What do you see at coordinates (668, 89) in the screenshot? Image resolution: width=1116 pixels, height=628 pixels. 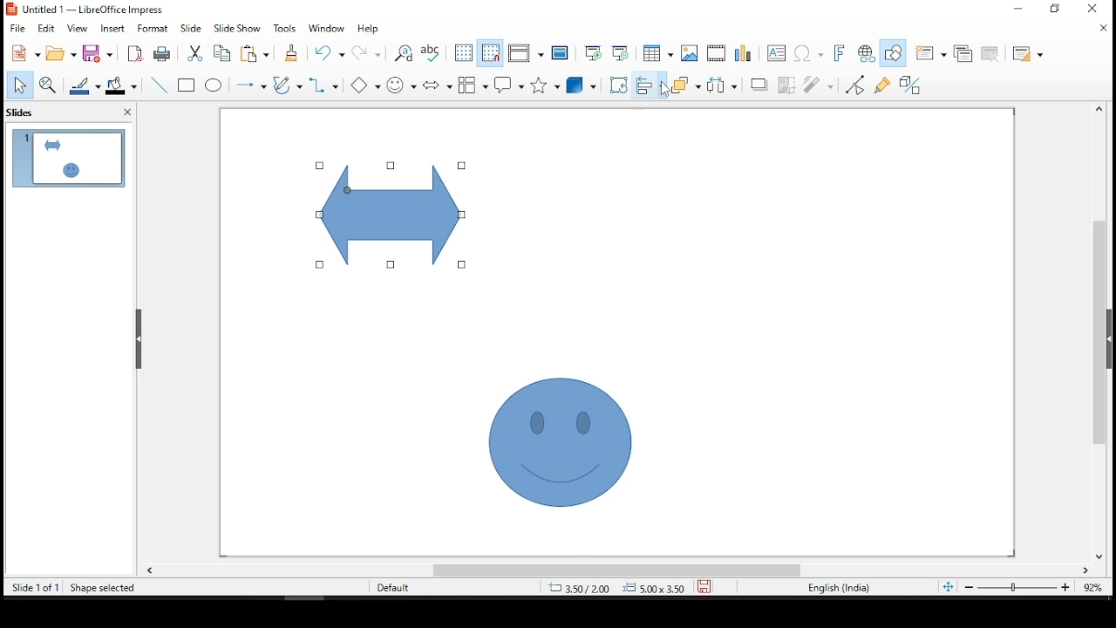 I see `mouse pointer` at bounding box center [668, 89].